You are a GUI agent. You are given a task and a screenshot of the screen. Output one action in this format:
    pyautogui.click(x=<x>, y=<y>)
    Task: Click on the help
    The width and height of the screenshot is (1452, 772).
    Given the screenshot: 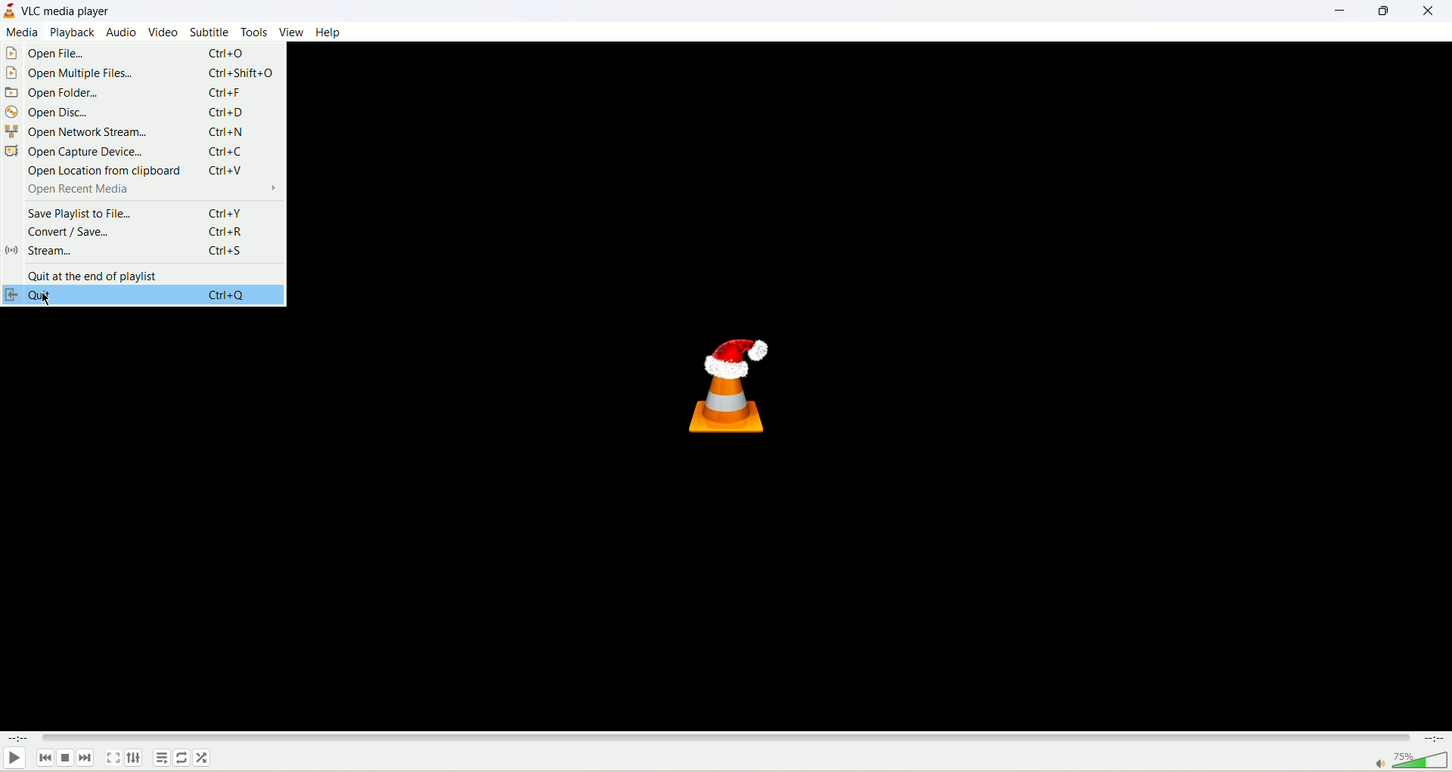 What is the action you would take?
    pyautogui.click(x=331, y=32)
    